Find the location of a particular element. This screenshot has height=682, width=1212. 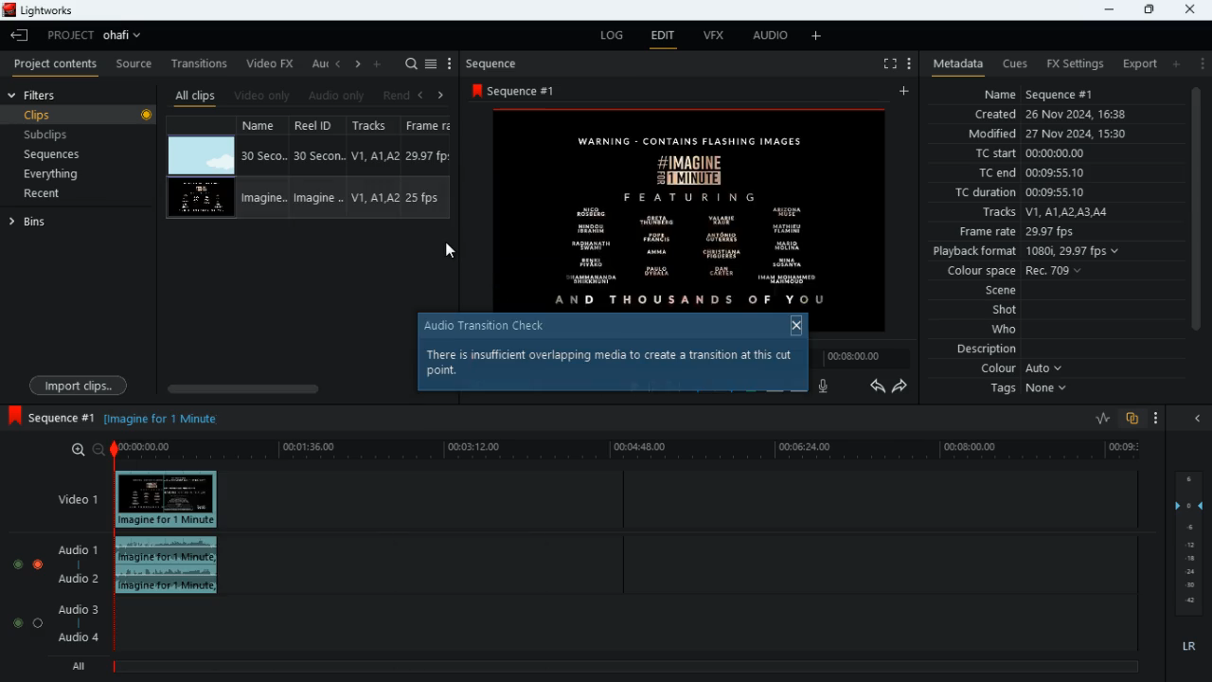

backward is located at coordinates (877, 386).